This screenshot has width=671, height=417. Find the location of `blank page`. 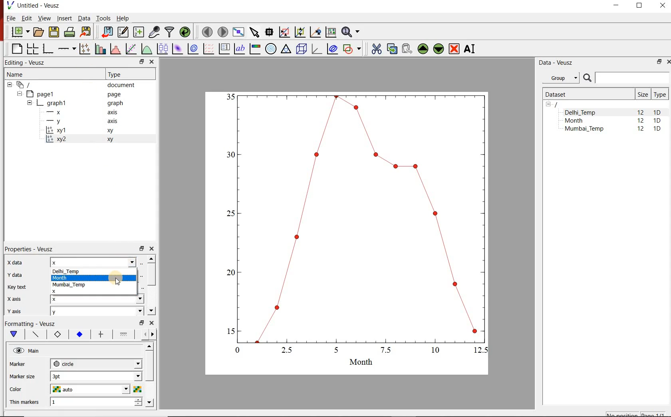

blank page is located at coordinates (15, 49).